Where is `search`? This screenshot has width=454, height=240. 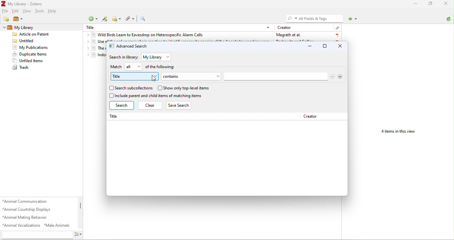
search is located at coordinates (121, 106).